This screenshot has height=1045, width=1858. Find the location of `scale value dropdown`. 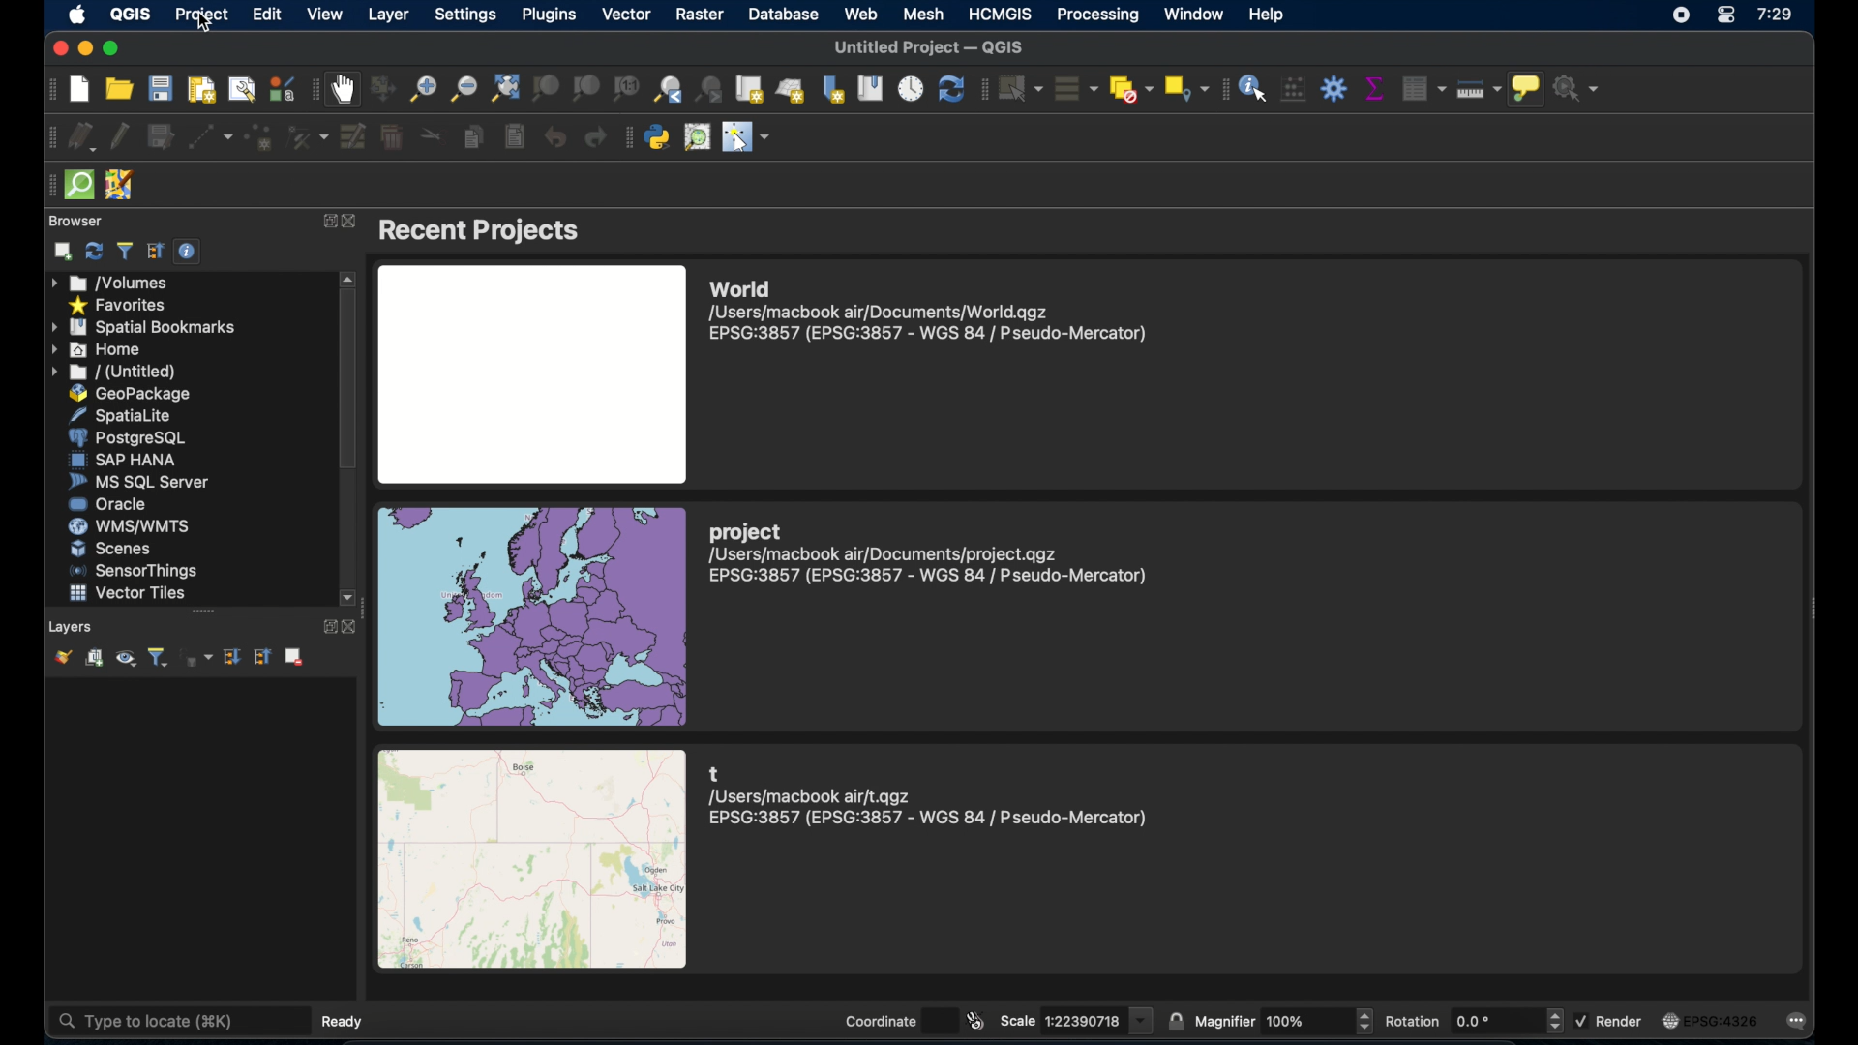

scale value dropdown is located at coordinates (1142, 1020).